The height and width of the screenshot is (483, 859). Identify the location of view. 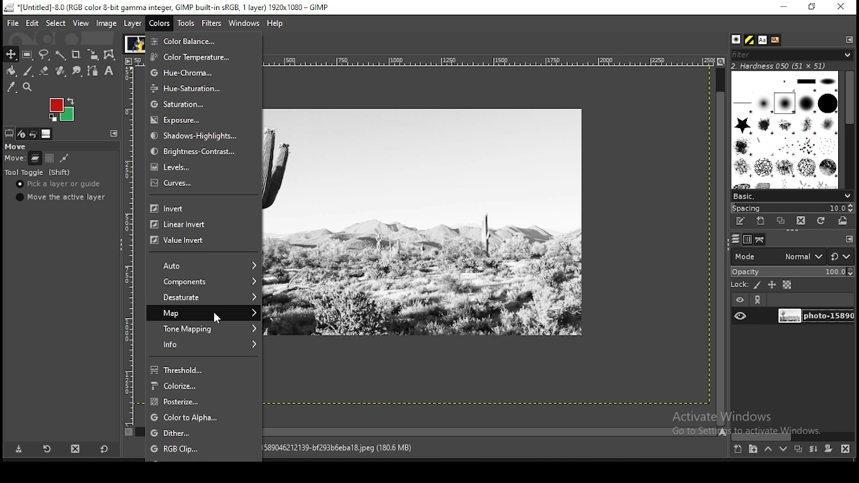
(82, 23).